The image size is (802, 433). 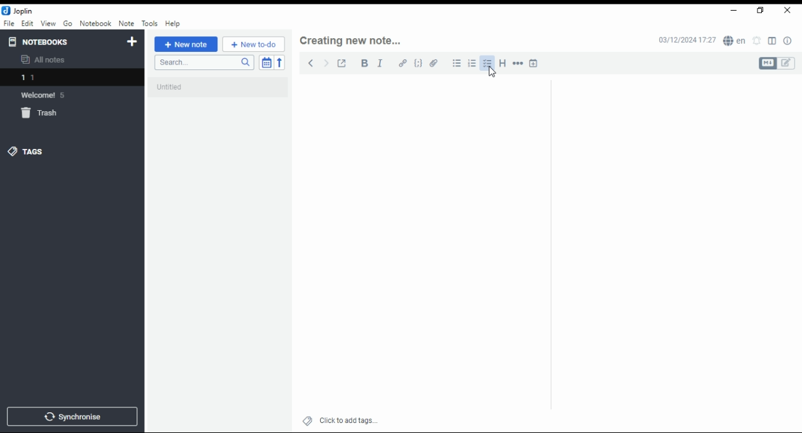 What do you see at coordinates (46, 42) in the screenshot?
I see `notebooks` at bounding box center [46, 42].